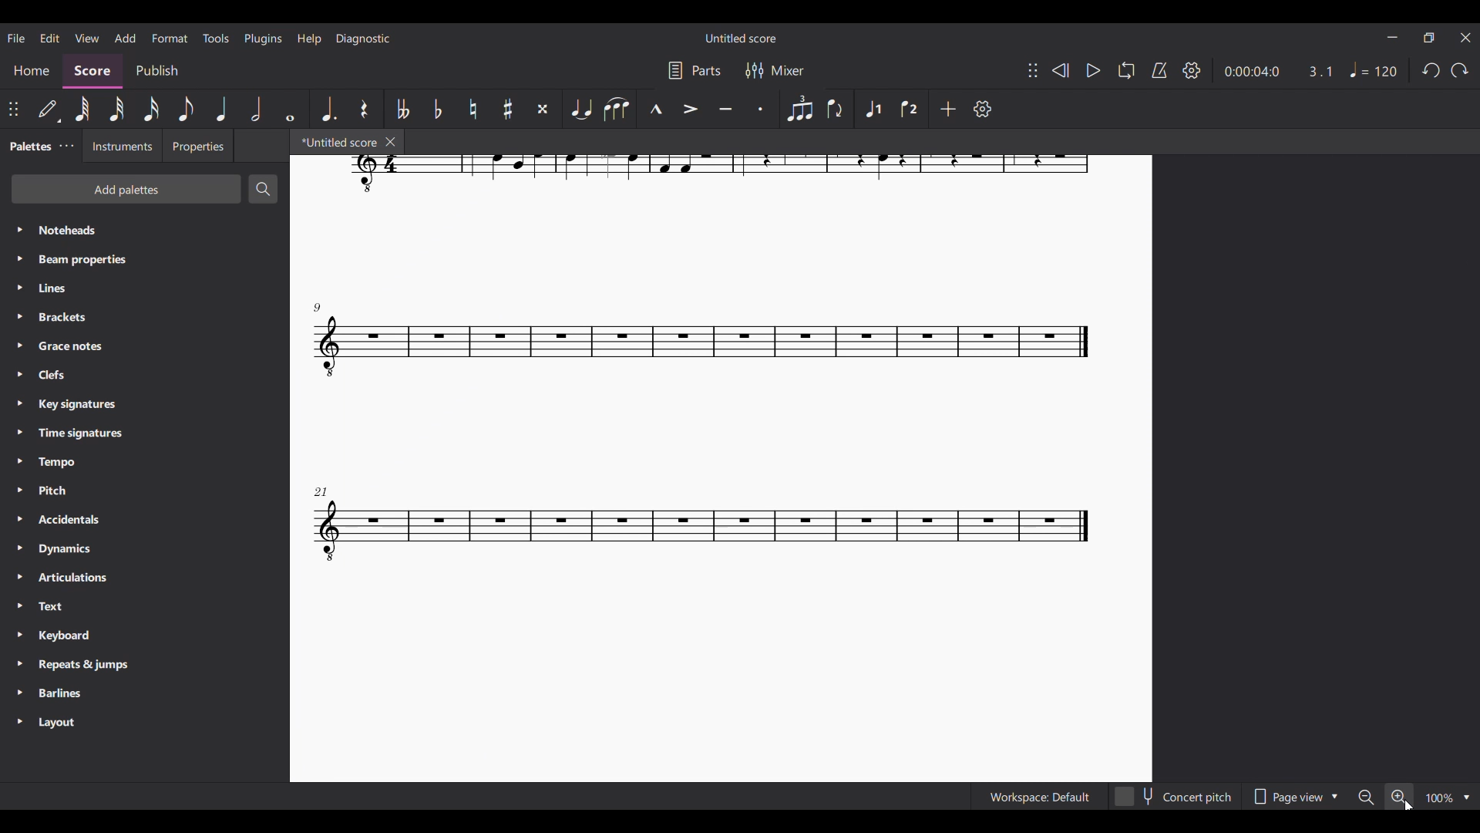 The image size is (1480, 833). What do you see at coordinates (144, 636) in the screenshot?
I see `Keyboard` at bounding box center [144, 636].